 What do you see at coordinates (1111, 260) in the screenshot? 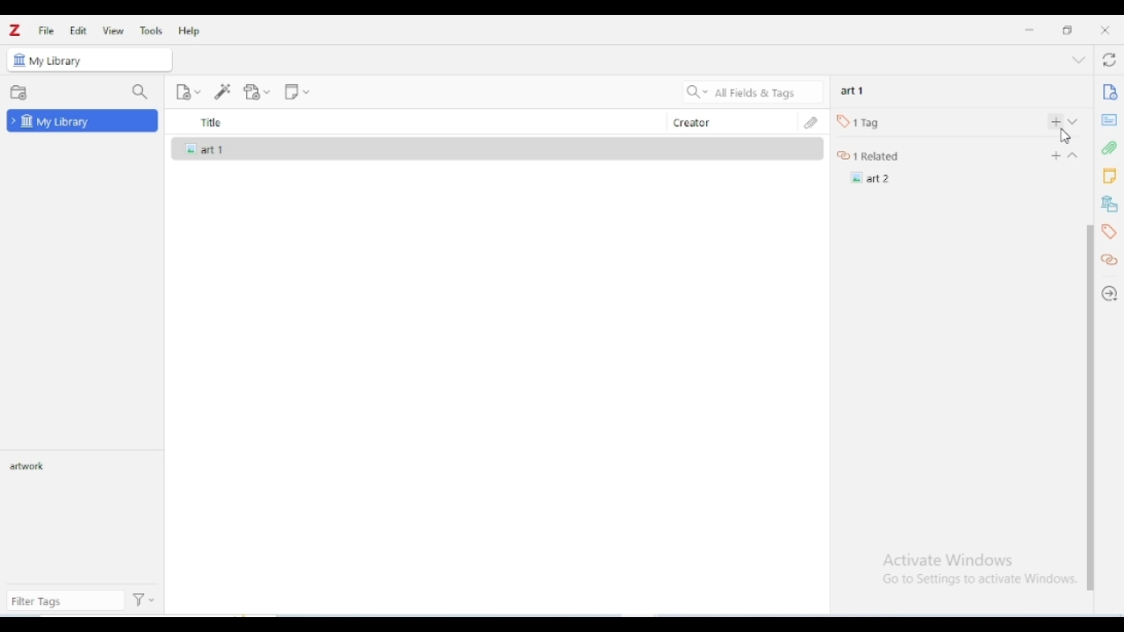
I see `related` at bounding box center [1111, 260].